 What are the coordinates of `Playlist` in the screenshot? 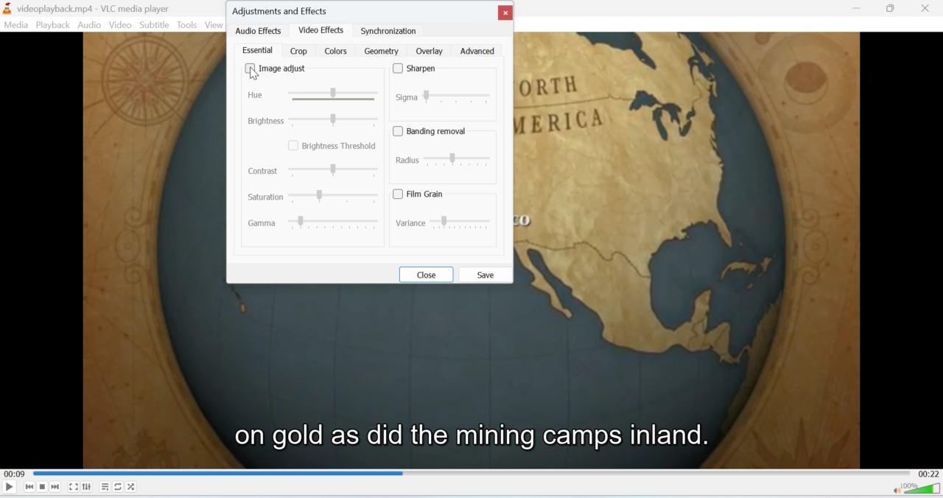 It's located at (105, 486).